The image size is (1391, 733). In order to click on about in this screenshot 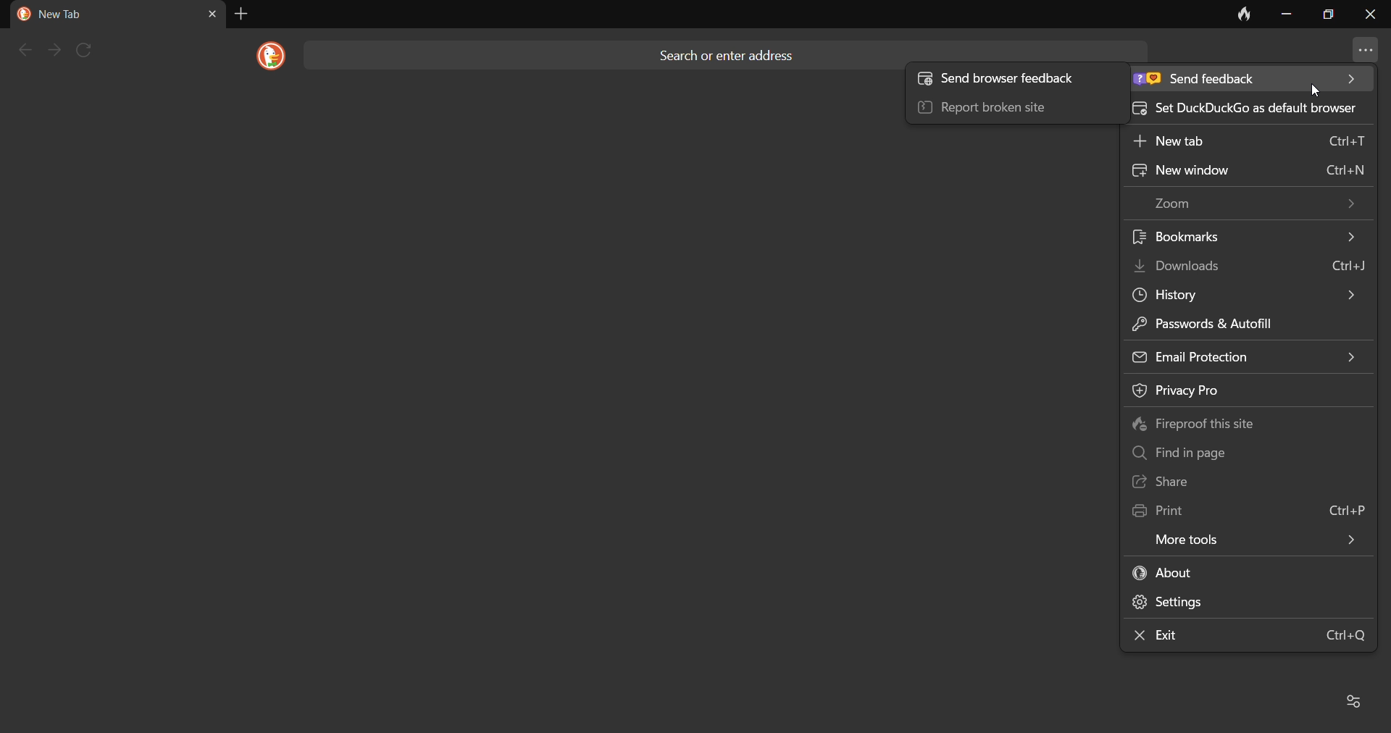, I will do `click(1230, 571)`.